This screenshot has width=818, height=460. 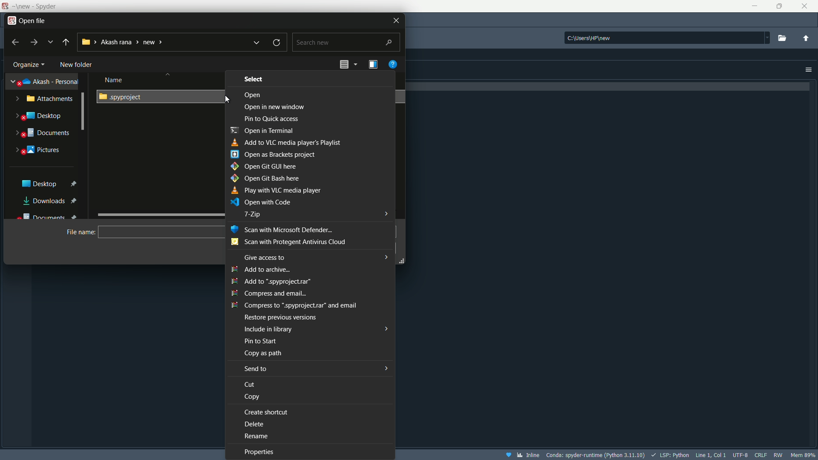 What do you see at coordinates (29, 65) in the screenshot?
I see `organize` at bounding box center [29, 65].